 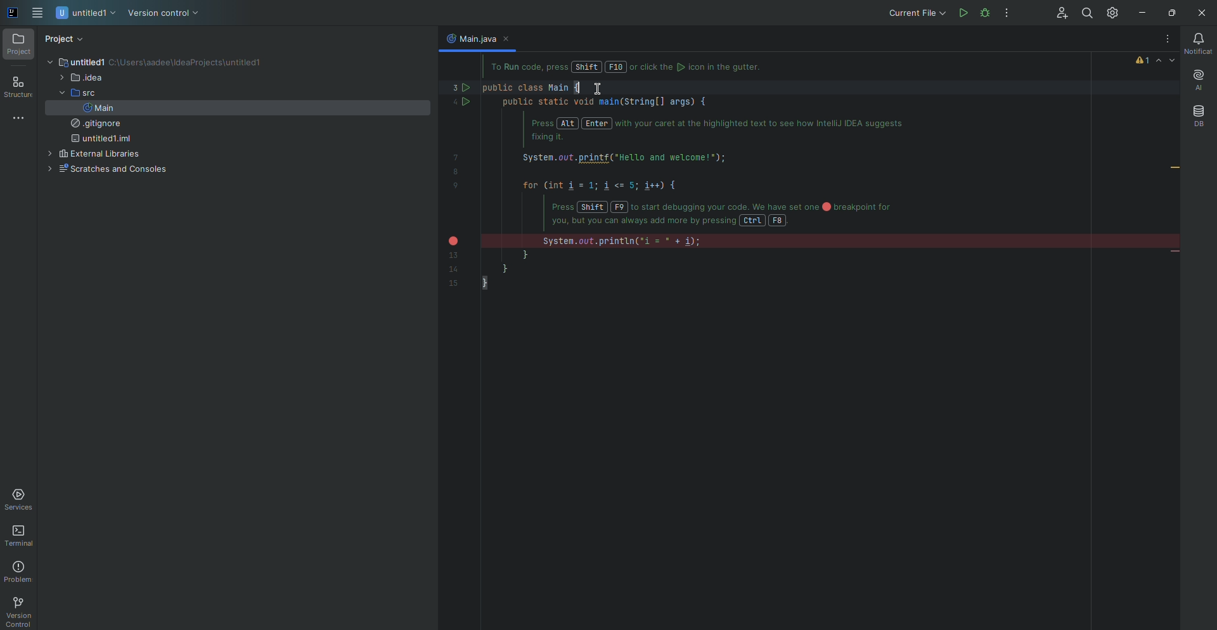 I want to click on Database, so click(x=1198, y=116).